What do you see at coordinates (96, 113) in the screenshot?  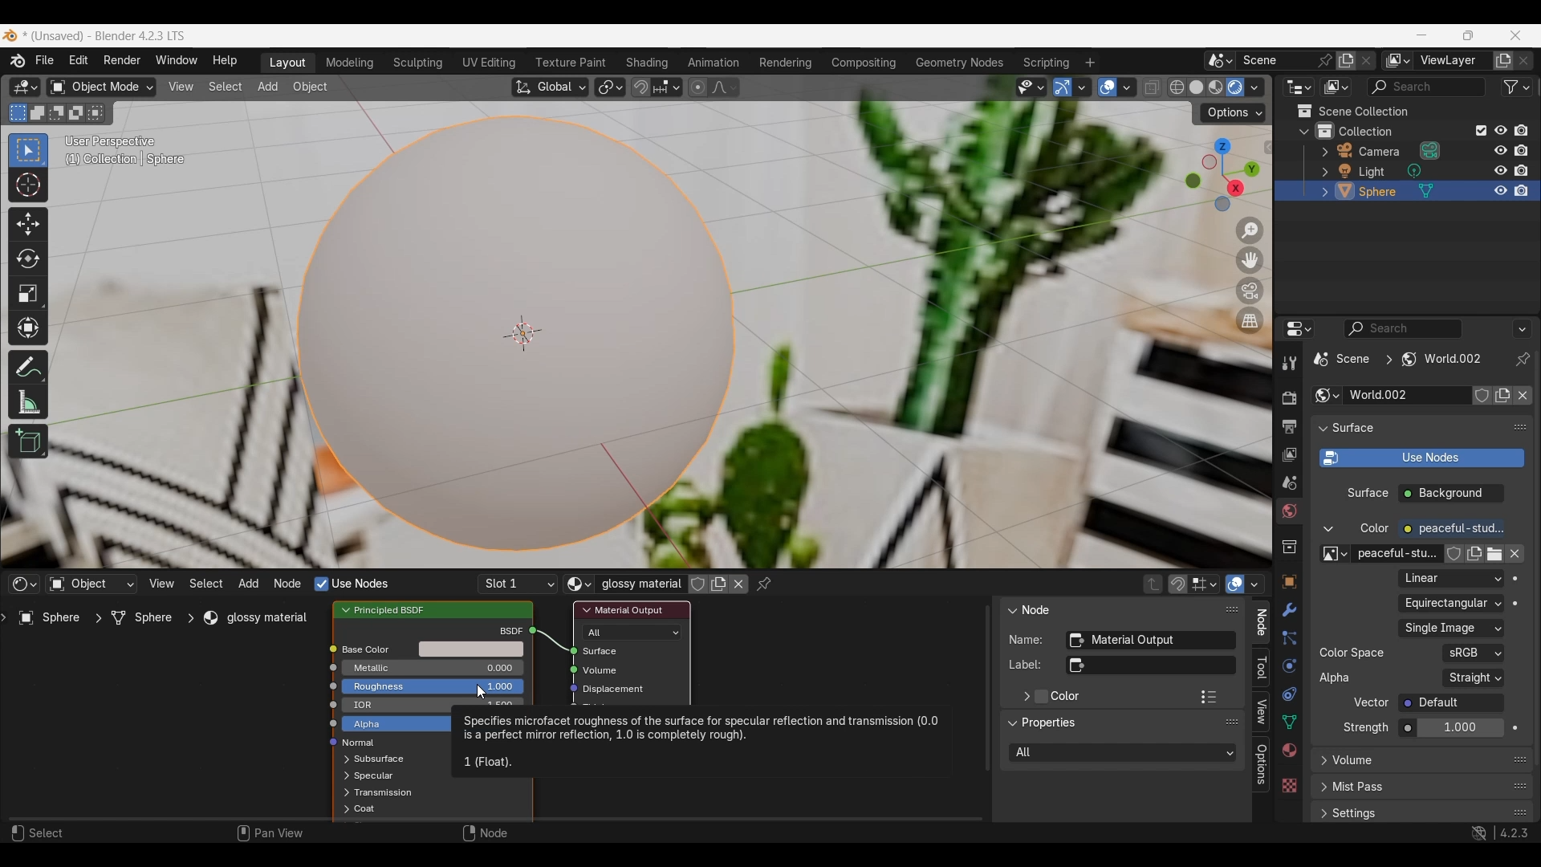 I see `Intersect existing selection` at bounding box center [96, 113].